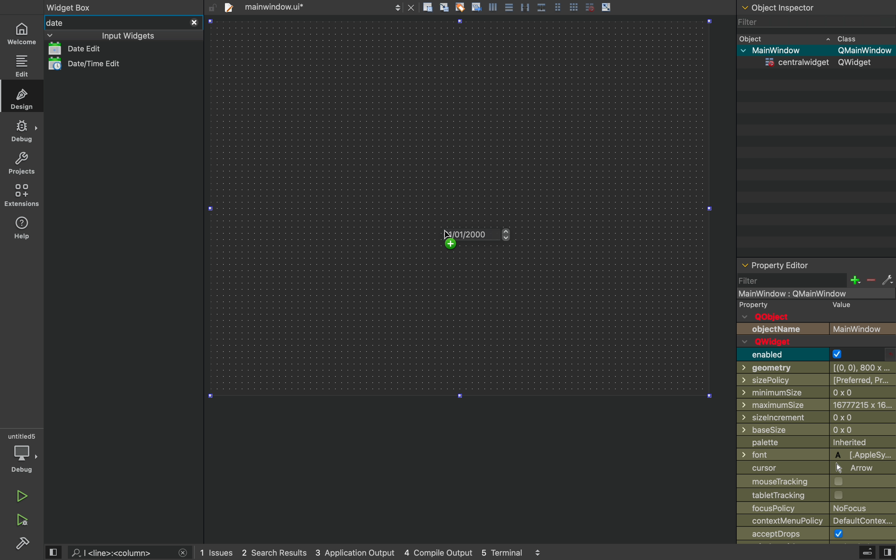 The width and height of the screenshot is (896, 560). What do you see at coordinates (22, 453) in the screenshot?
I see `debug` at bounding box center [22, 453].